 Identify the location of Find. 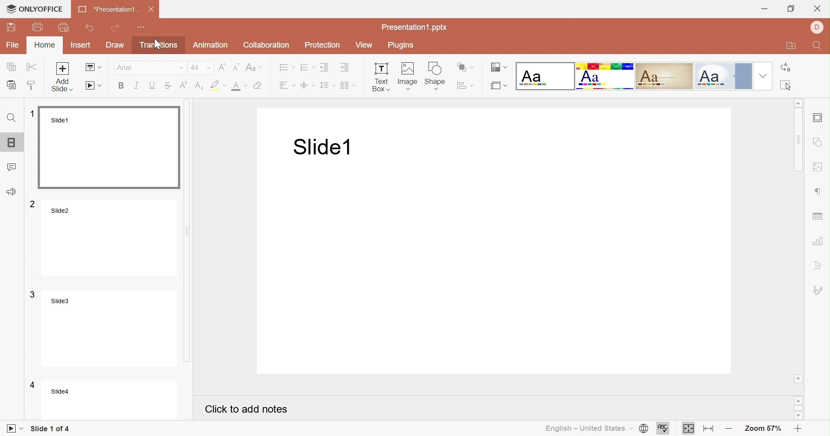
(12, 121).